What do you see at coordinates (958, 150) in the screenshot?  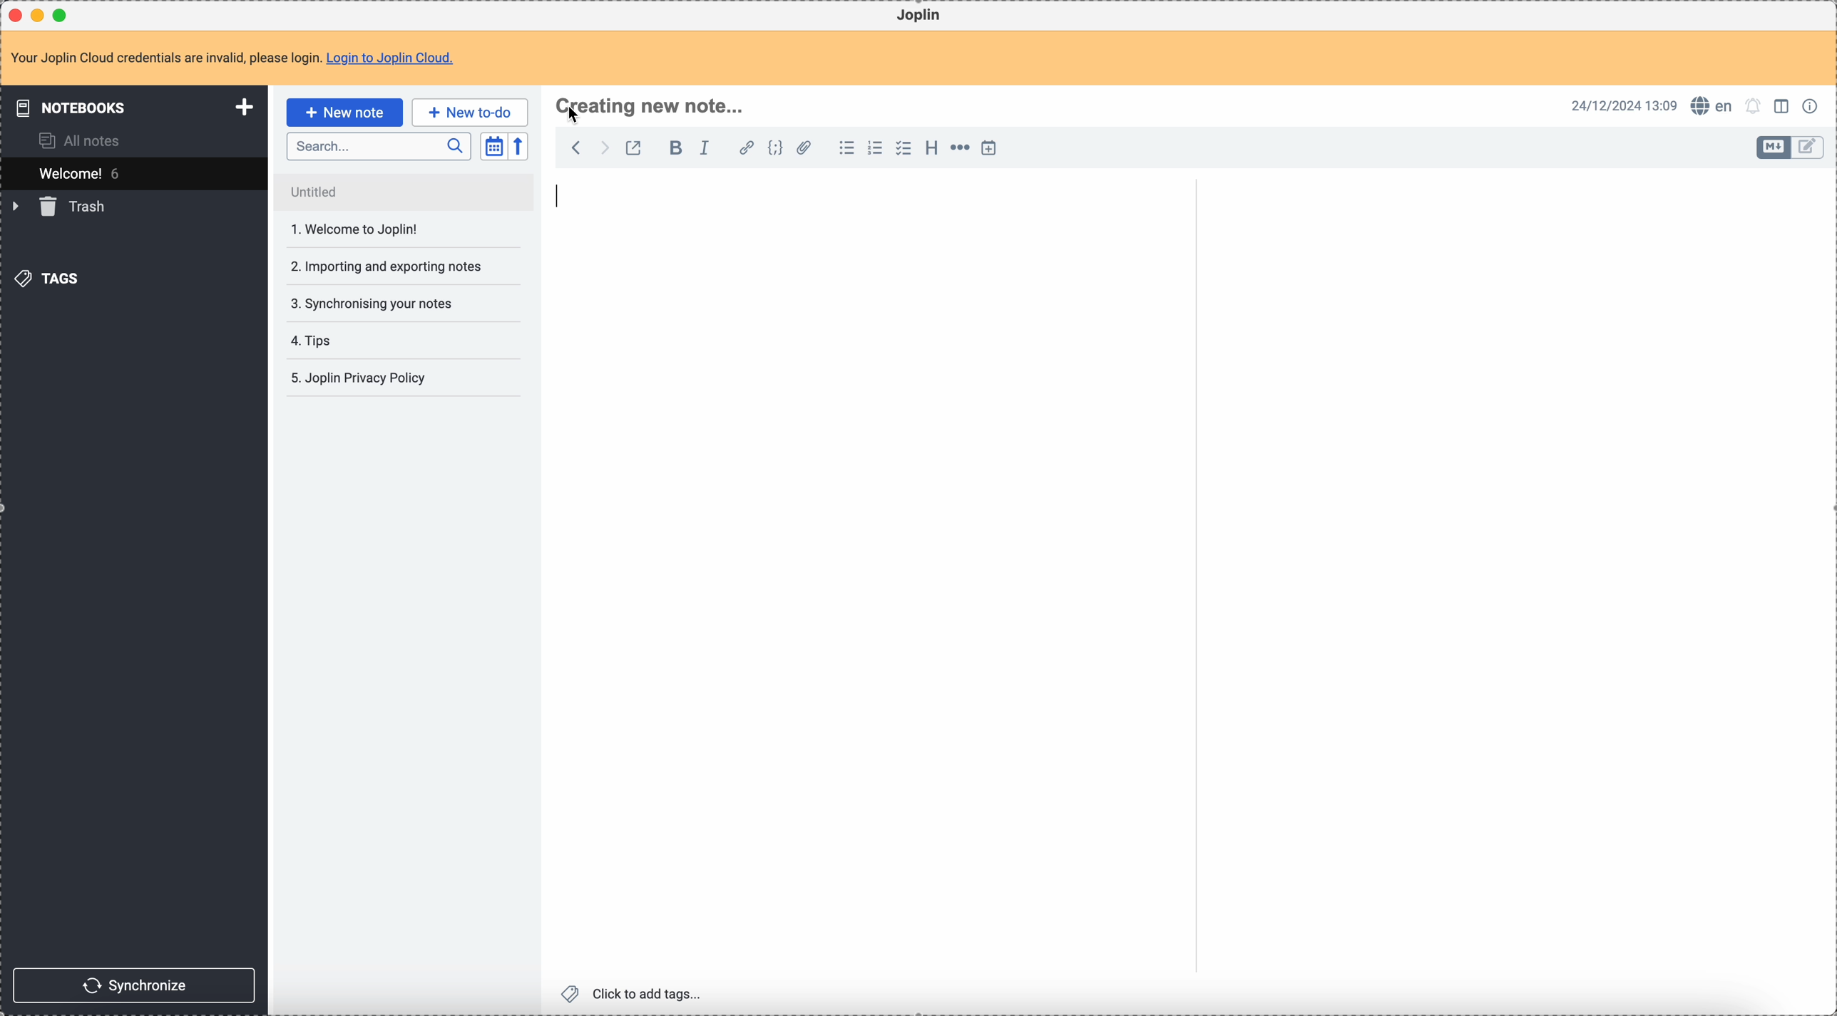 I see `horizontal rule` at bounding box center [958, 150].